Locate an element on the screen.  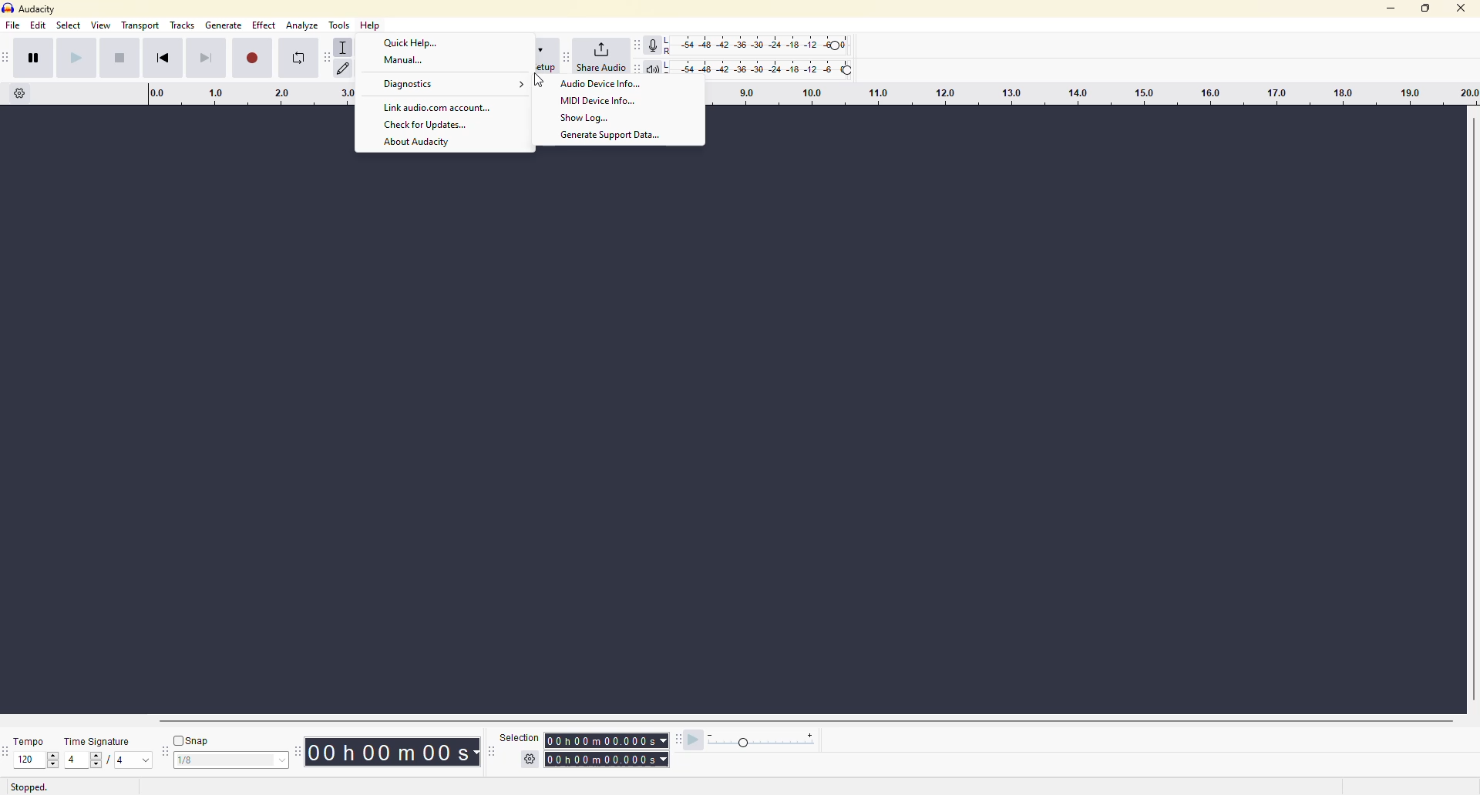
edit is located at coordinates (39, 27).